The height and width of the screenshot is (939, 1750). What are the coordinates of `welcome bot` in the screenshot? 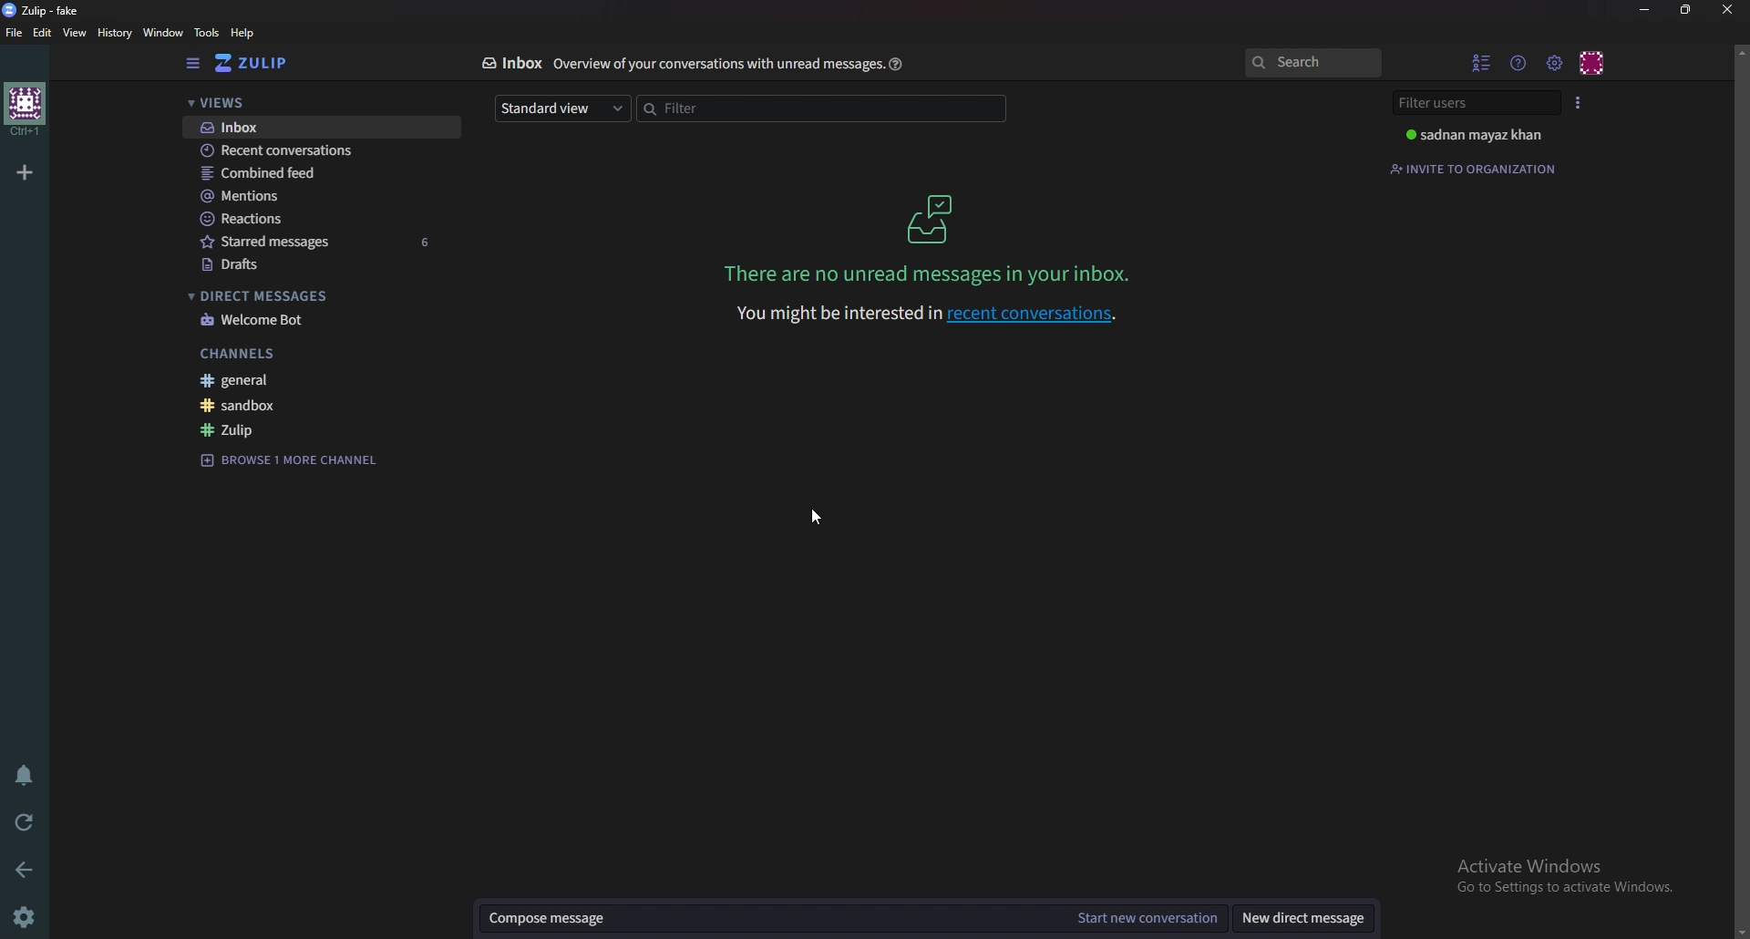 It's located at (321, 321).